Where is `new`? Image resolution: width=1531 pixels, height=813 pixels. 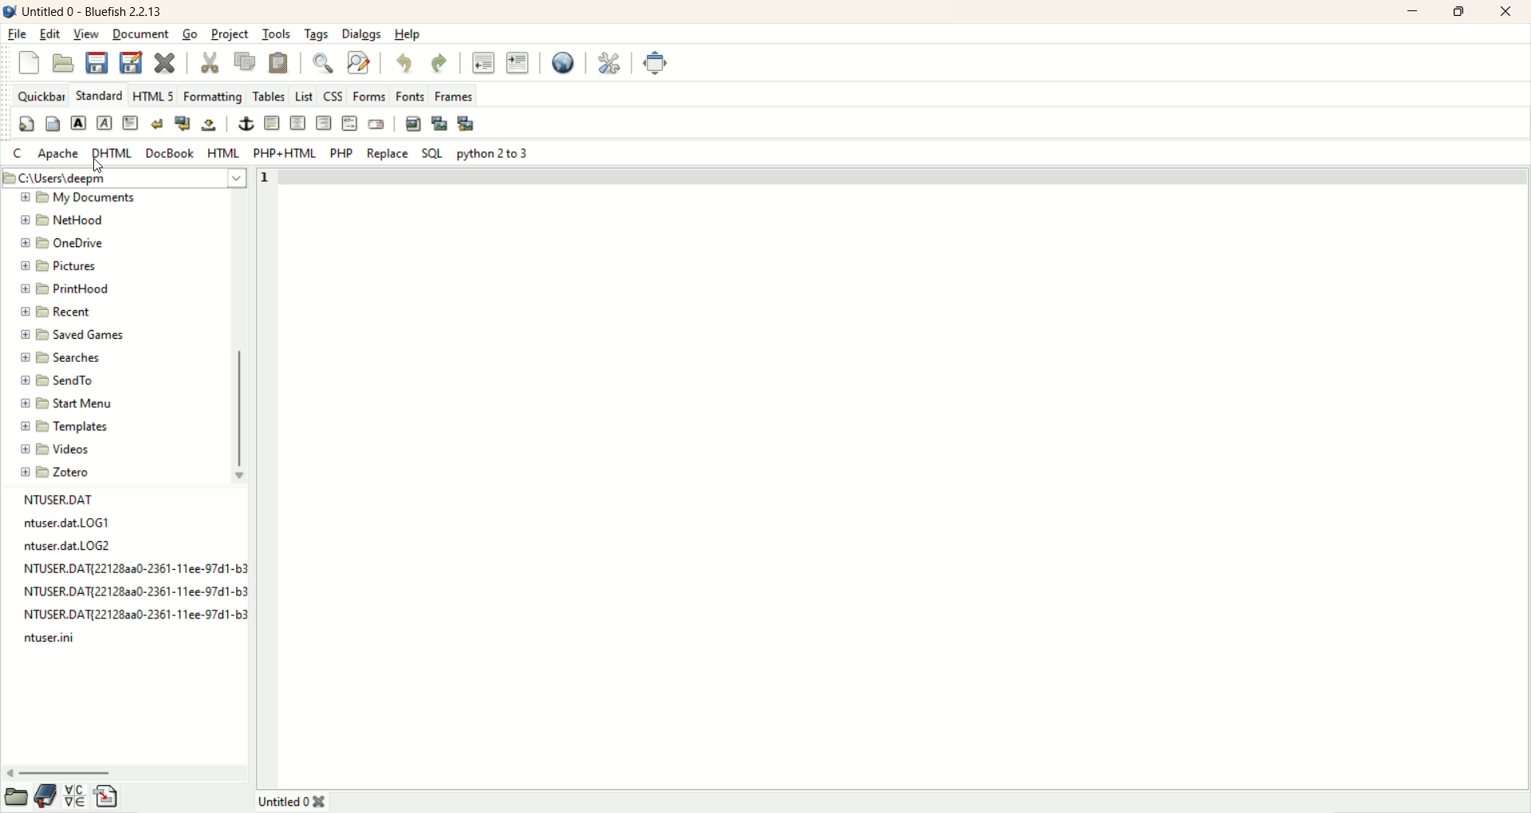 new is located at coordinates (33, 64).